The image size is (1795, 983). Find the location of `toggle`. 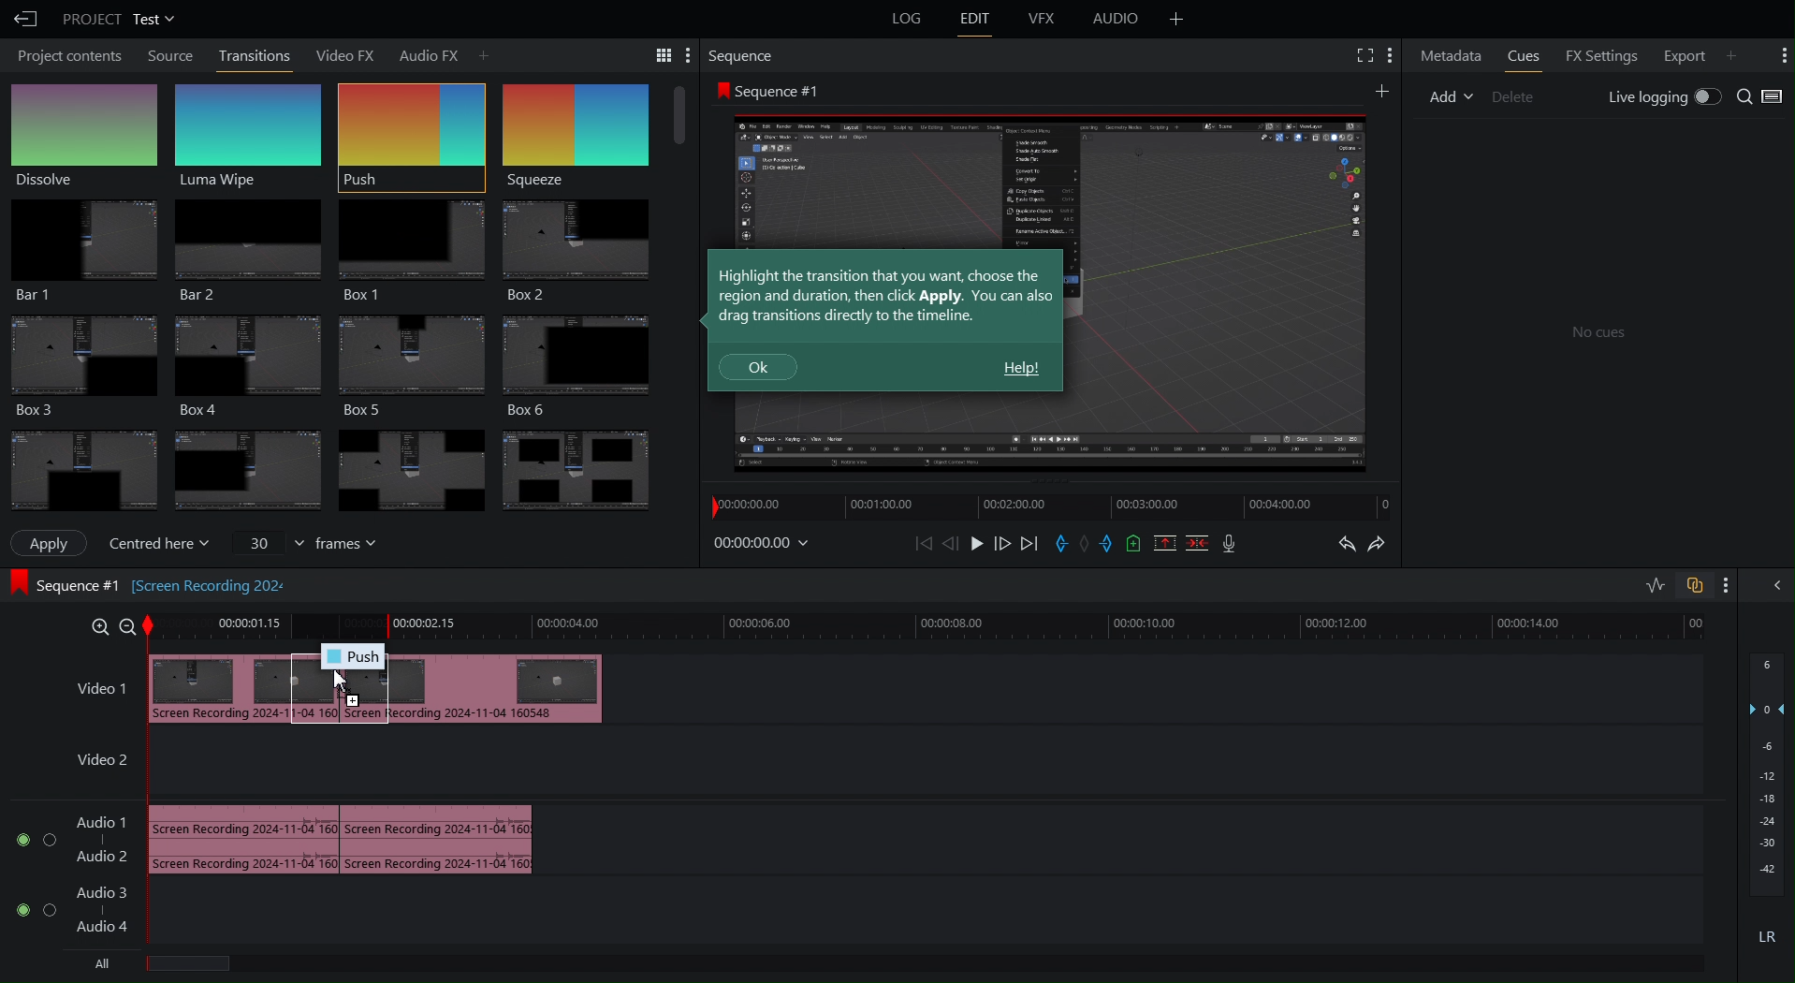

toggle is located at coordinates (16, 908).